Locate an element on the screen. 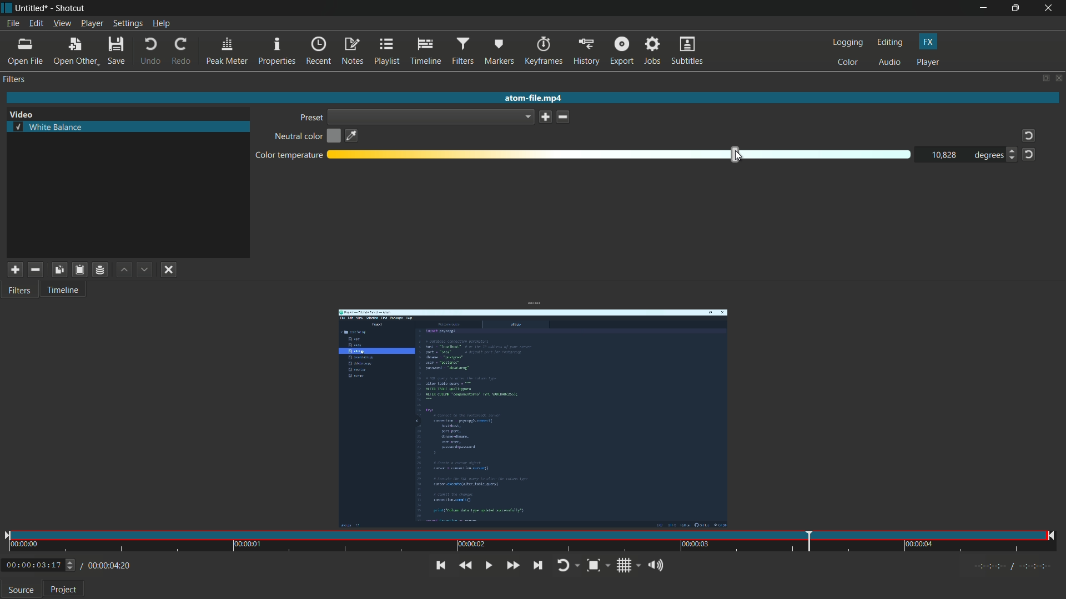 This screenshot has width=1066, height=599. file menu is located at coordinates (13, 23).